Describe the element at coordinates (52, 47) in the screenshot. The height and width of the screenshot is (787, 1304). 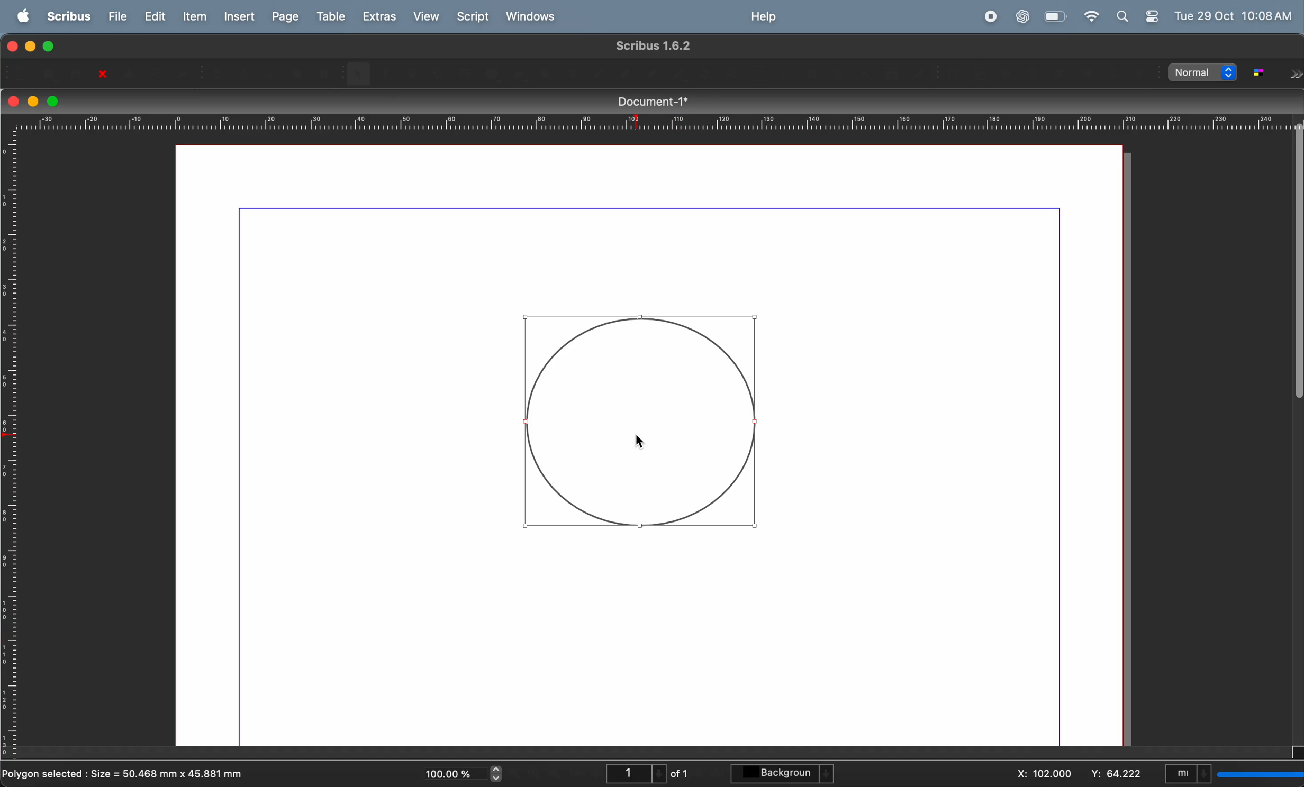
I see `maximize` at that location.